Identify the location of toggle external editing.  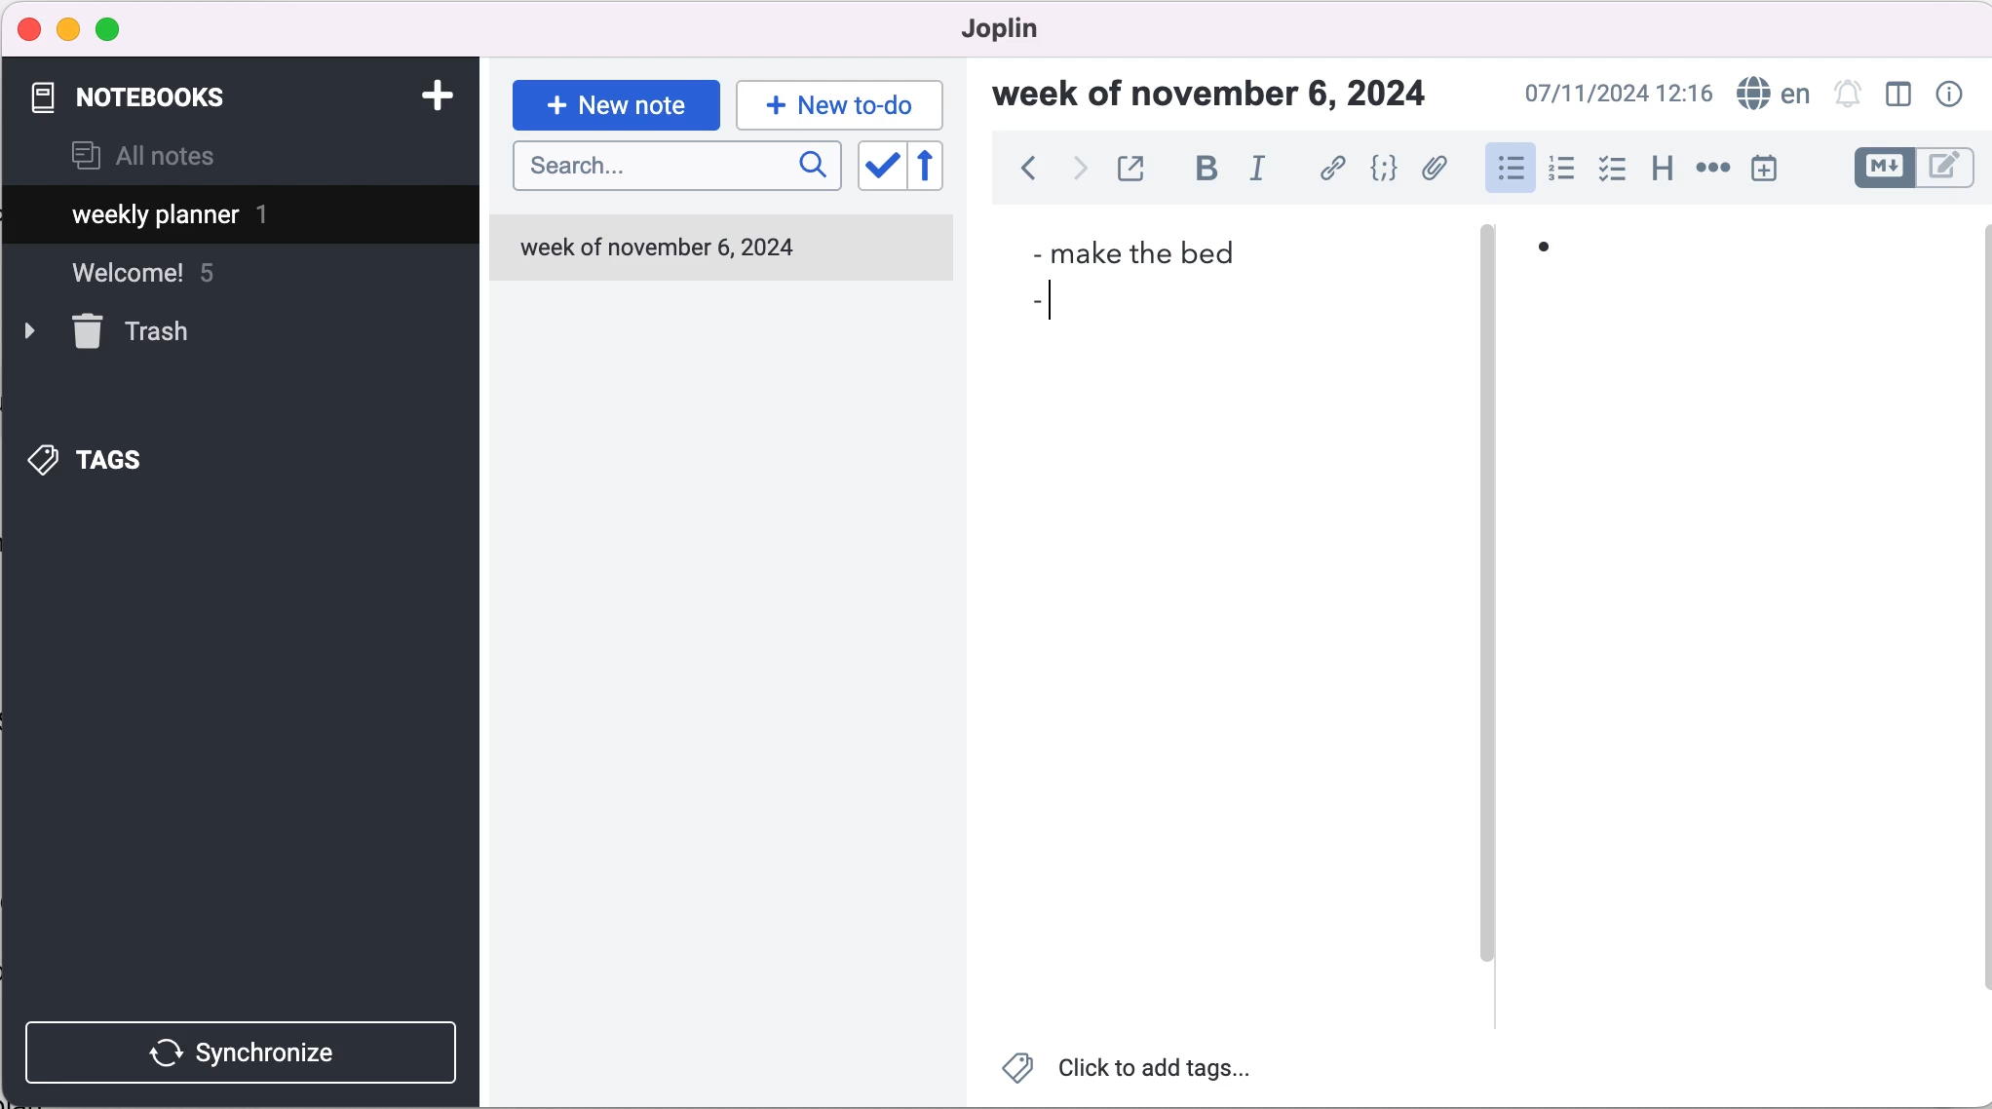
(1133, 171).